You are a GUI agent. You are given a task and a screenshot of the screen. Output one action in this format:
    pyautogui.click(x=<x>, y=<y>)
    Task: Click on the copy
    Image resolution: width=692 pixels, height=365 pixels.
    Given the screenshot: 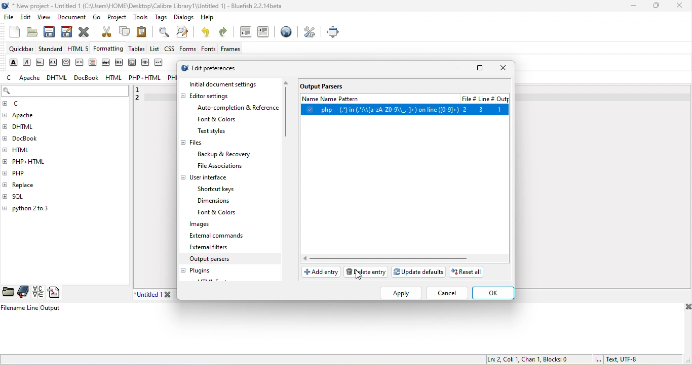 What is the action you would take?
    pyautogui.click(x=124, y=32)
    